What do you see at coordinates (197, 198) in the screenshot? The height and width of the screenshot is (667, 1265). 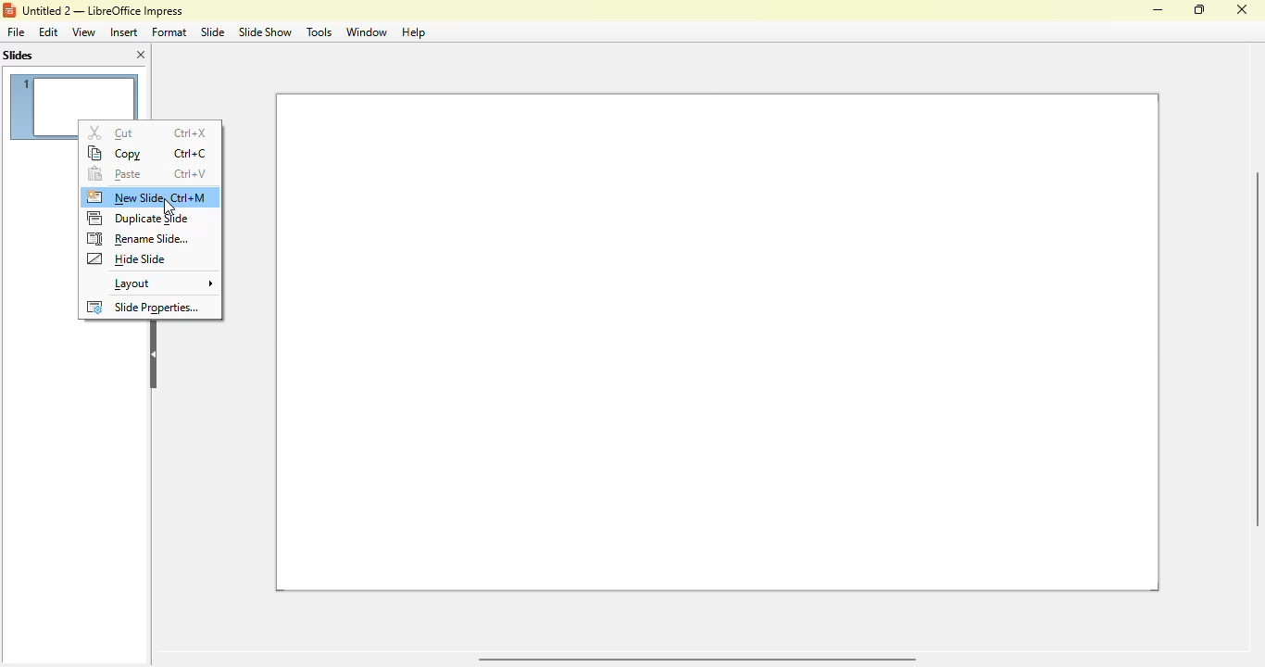 I see `shortcut for new slide` at bounding box center [197, 198].